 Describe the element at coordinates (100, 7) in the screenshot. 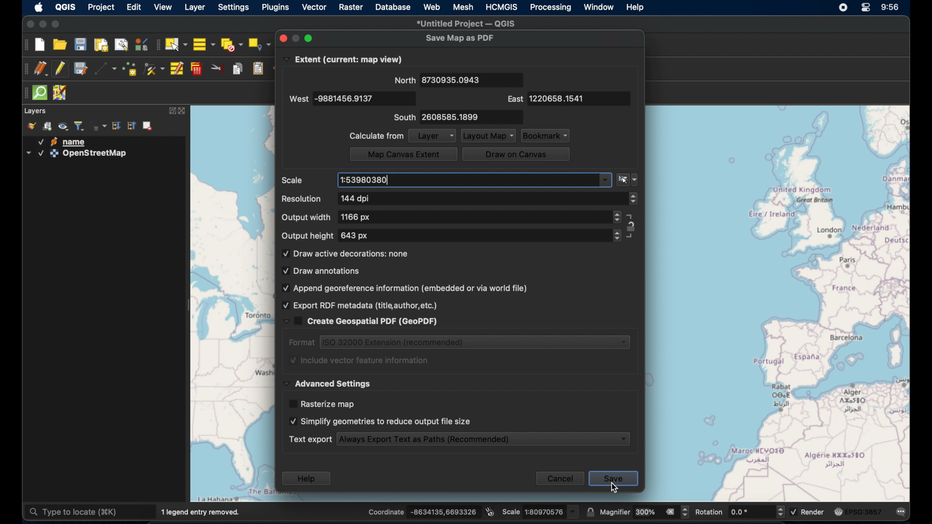

I see `project selected` at that location.